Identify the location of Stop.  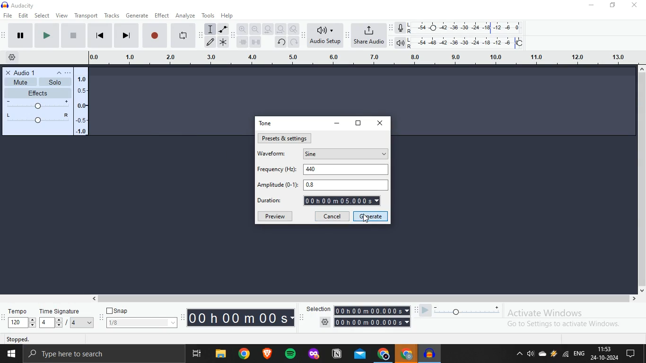
(73, 36).